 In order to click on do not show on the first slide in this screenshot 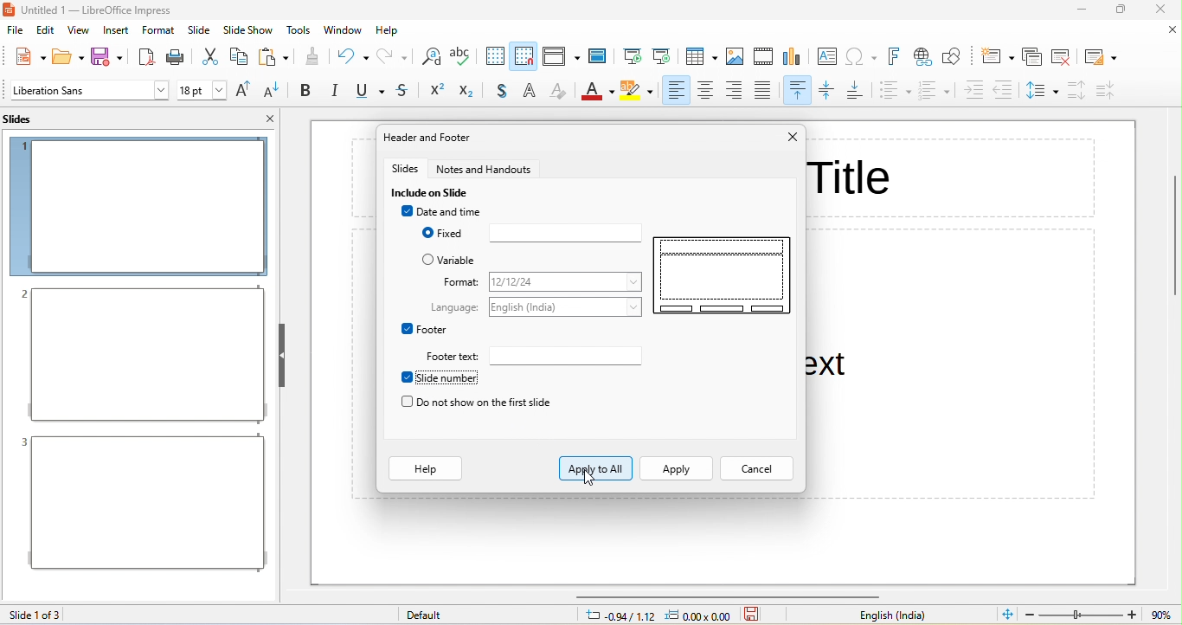, I will do `click(485, 403)`.